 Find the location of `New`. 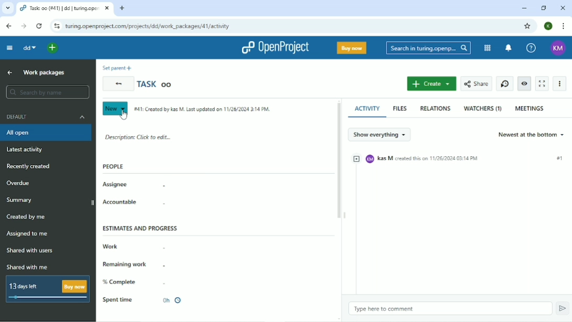

New is located at coordinates (115, 110).